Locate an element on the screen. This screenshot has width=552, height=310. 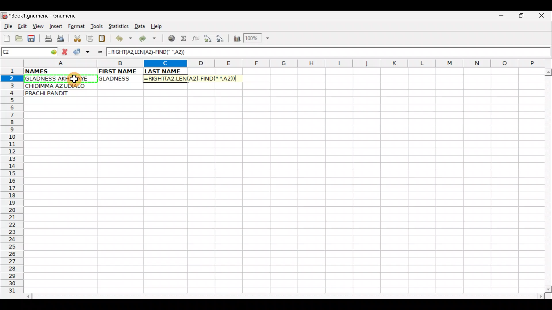
Sum in the current cell is located at coordinates (185, 39).